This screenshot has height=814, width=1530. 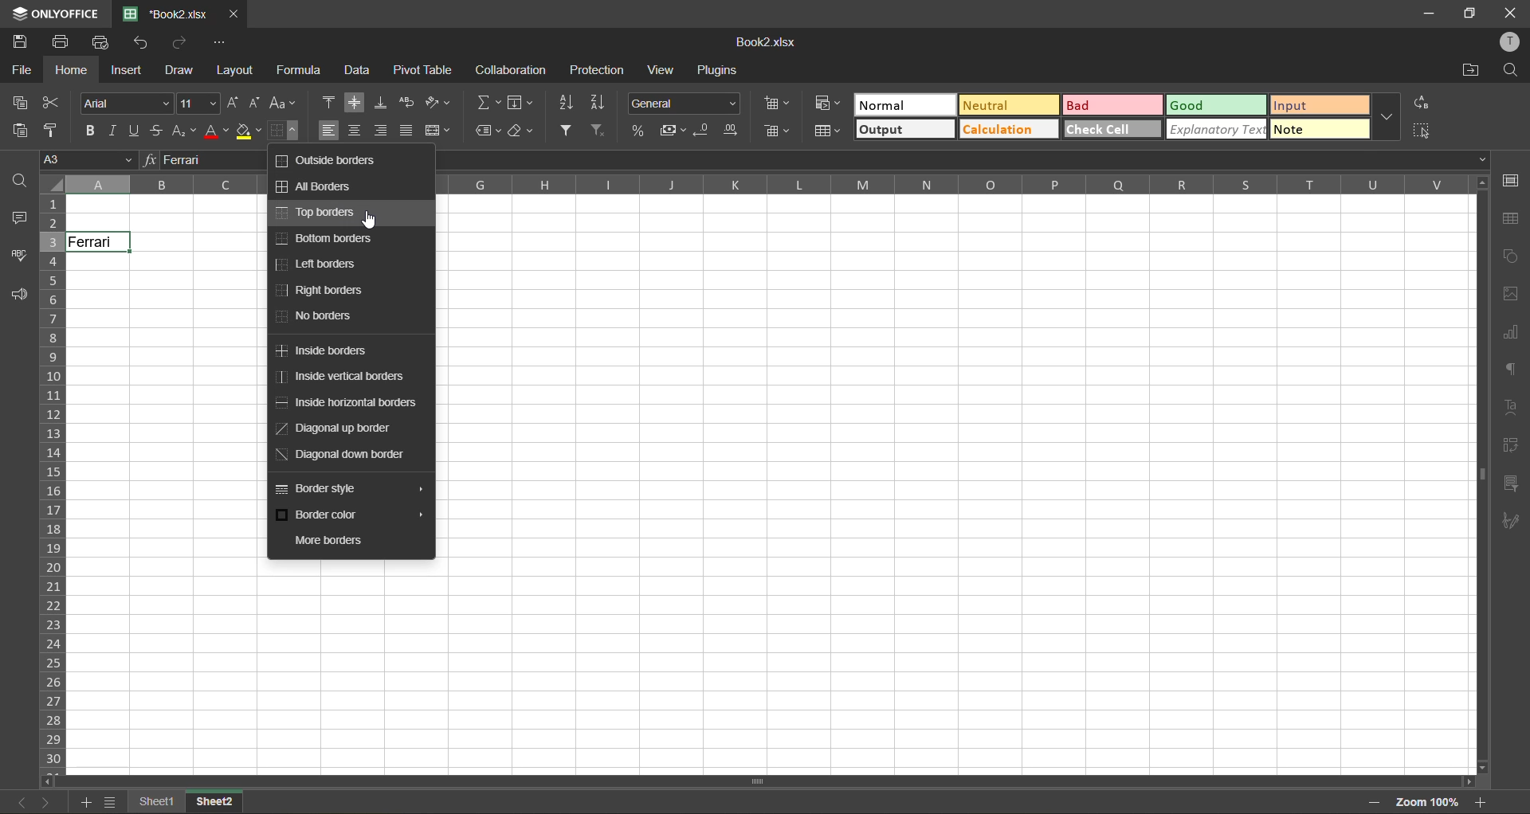 What do you see at coordinates (1476, 802) in the screenshot?
I see `zoom in` at bounding box center [1476, 802].